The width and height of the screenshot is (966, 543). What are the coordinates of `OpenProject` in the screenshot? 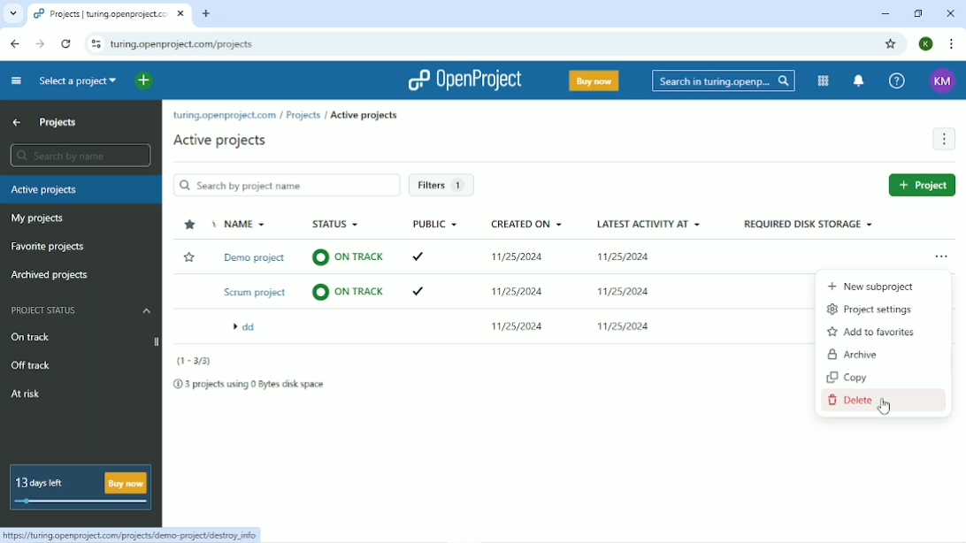 It's located at (464, 80).